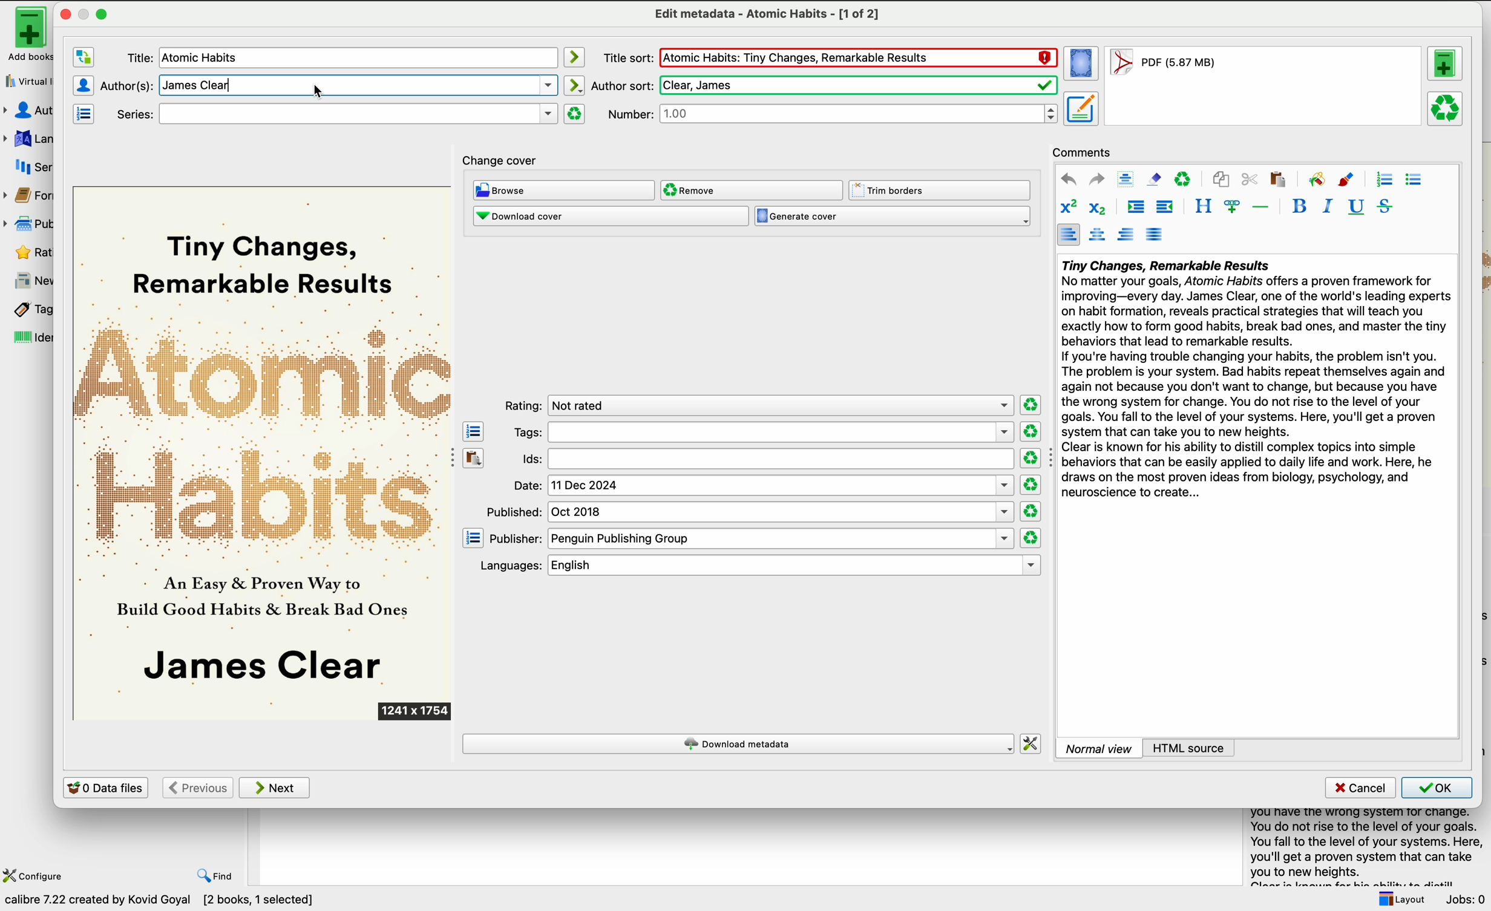  Describe the element at coordinates (763, 486) in the screenshot. I see `date` at that location.